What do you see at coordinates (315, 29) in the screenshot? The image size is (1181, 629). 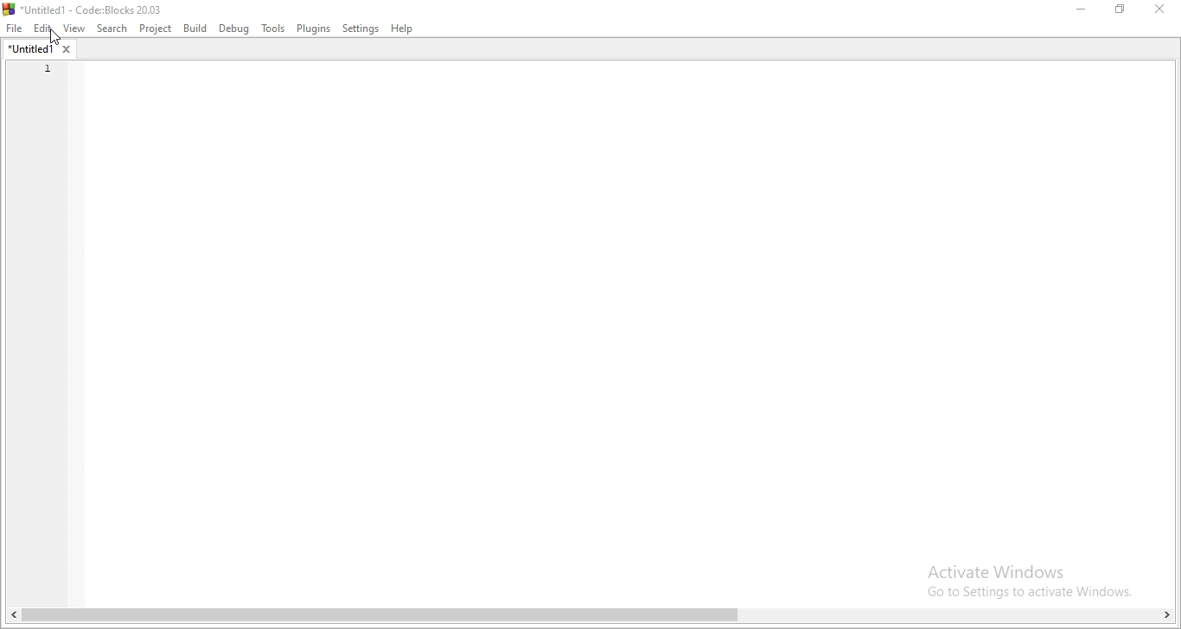 I see `Plugins ` at bounding box center [315, 29].